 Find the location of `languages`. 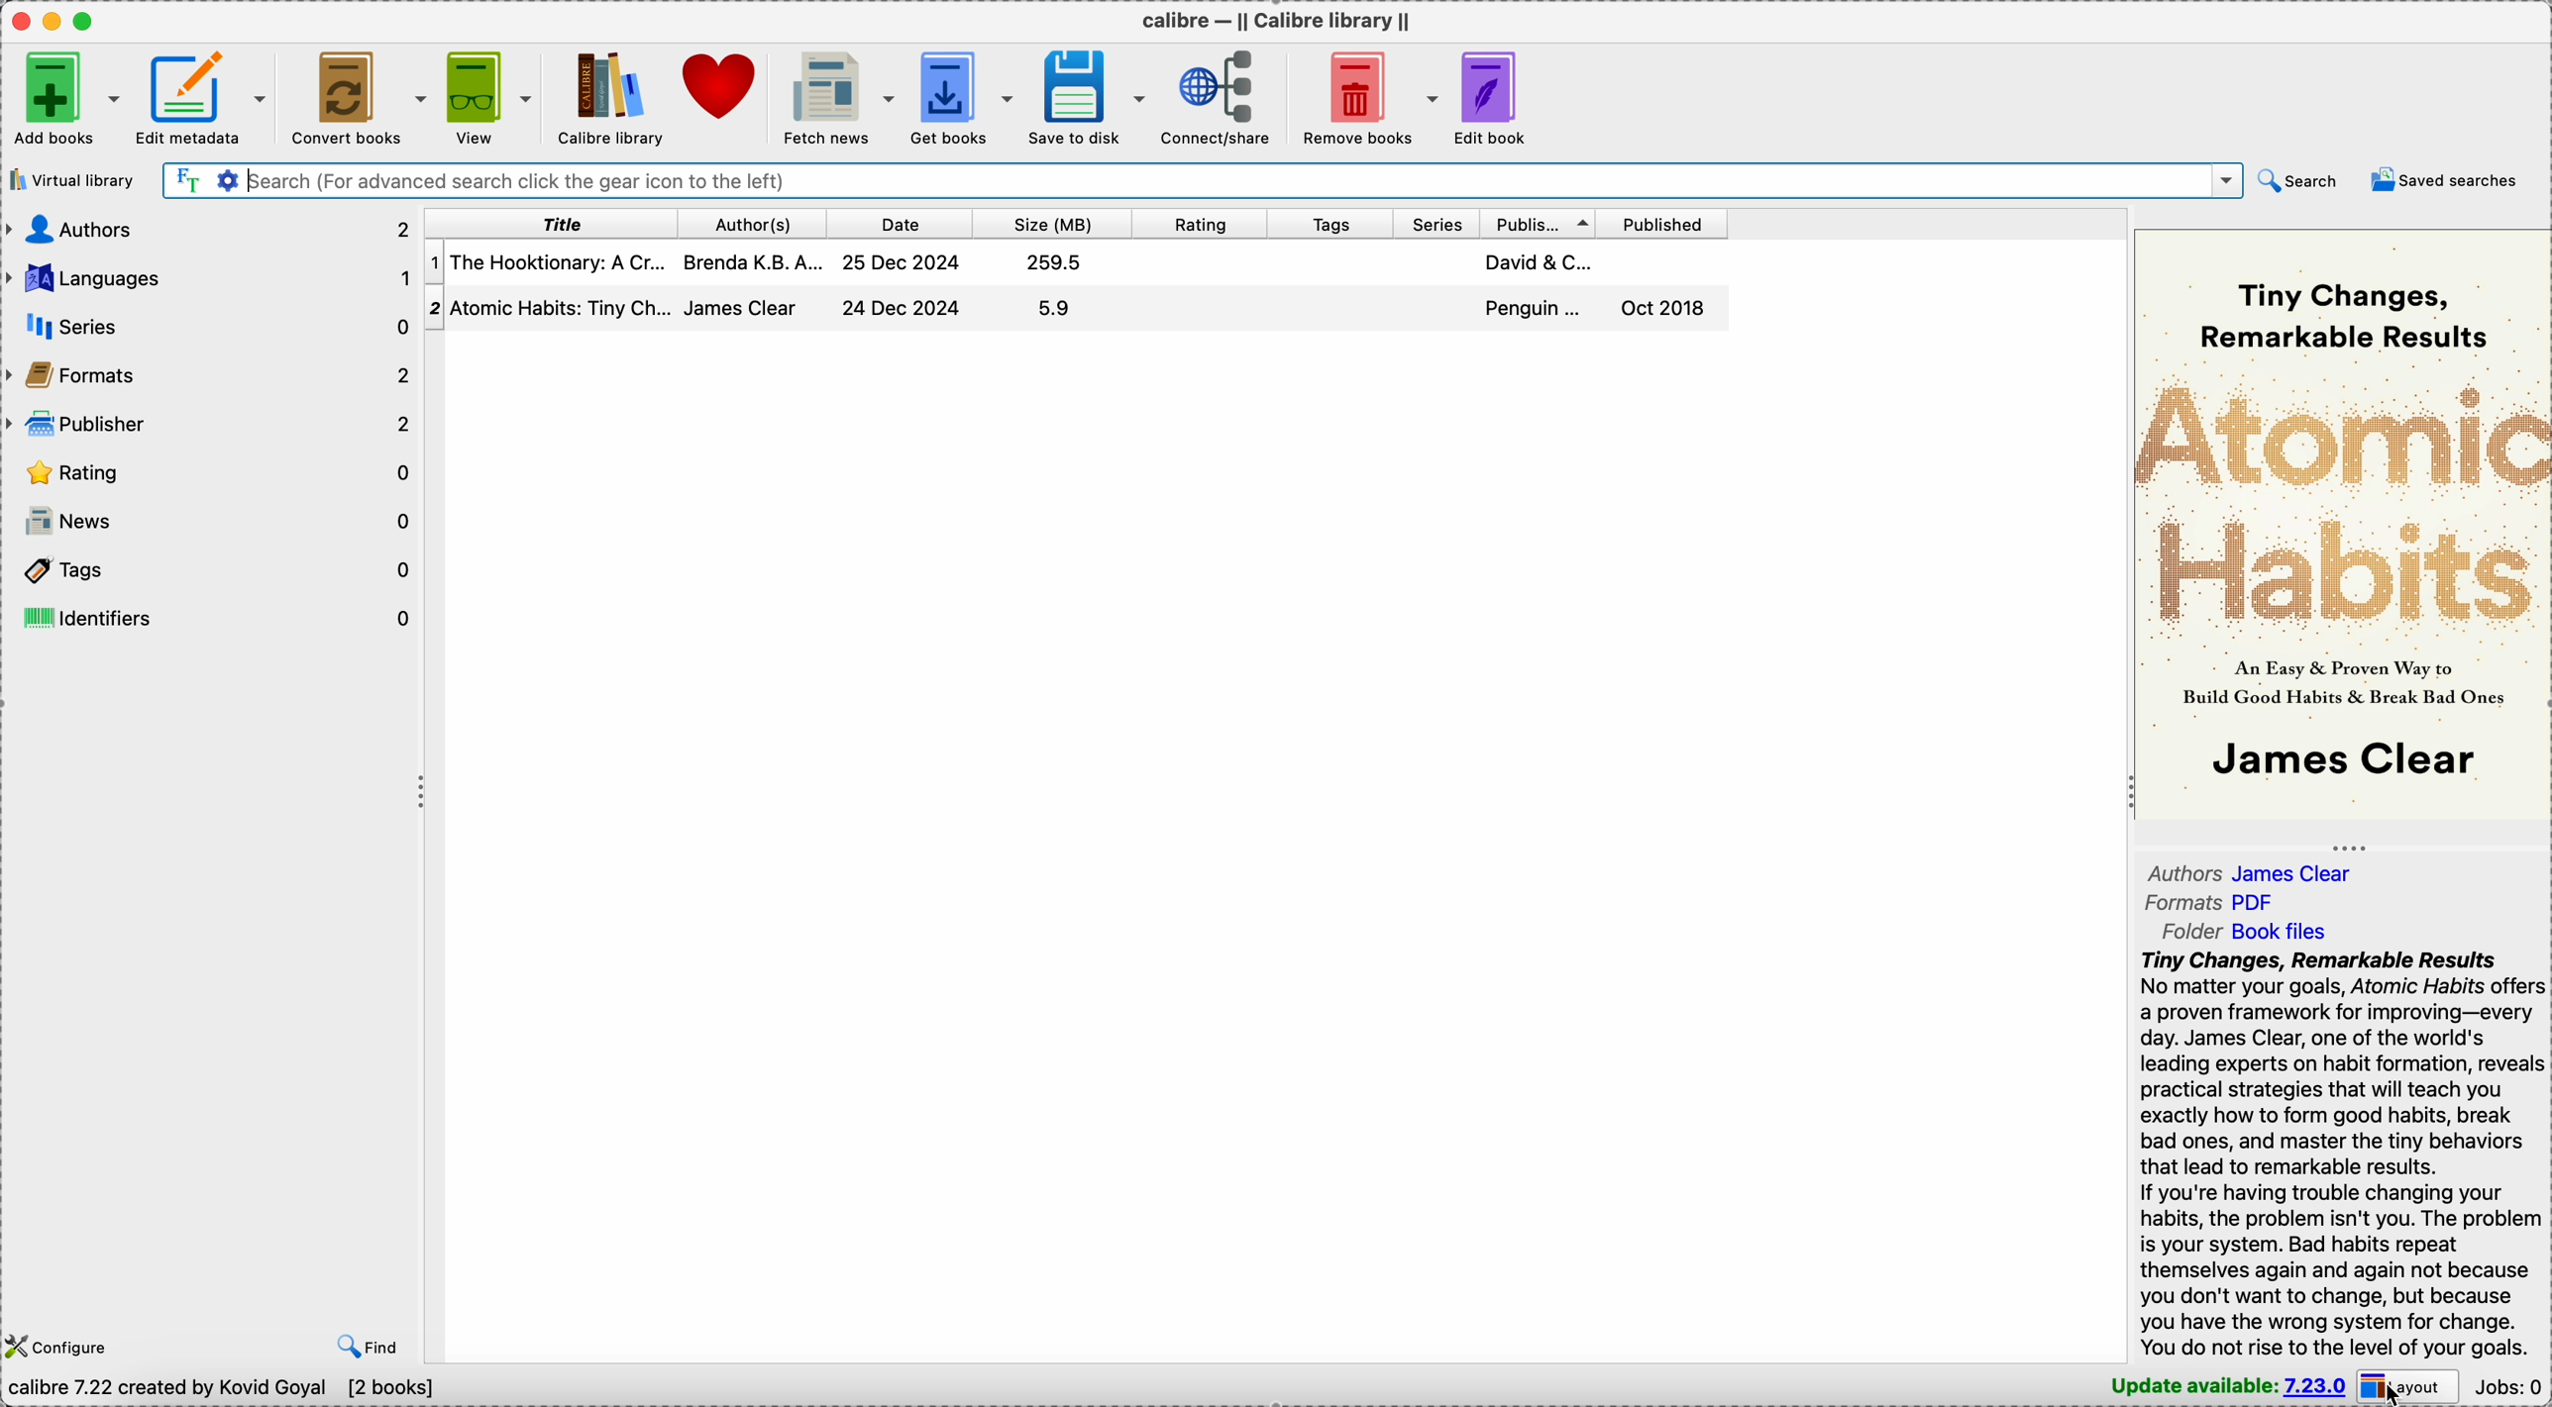

languages is located at coordinates (207, 279).